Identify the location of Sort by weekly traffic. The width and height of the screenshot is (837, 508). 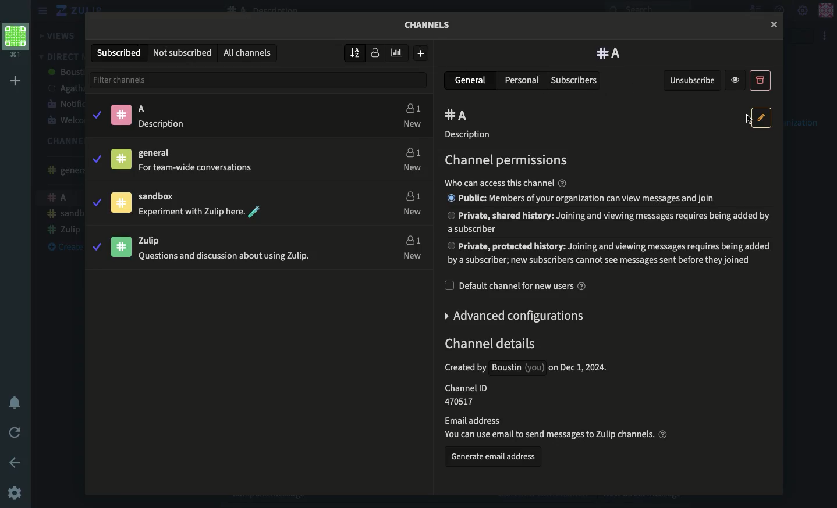
(398, 53).